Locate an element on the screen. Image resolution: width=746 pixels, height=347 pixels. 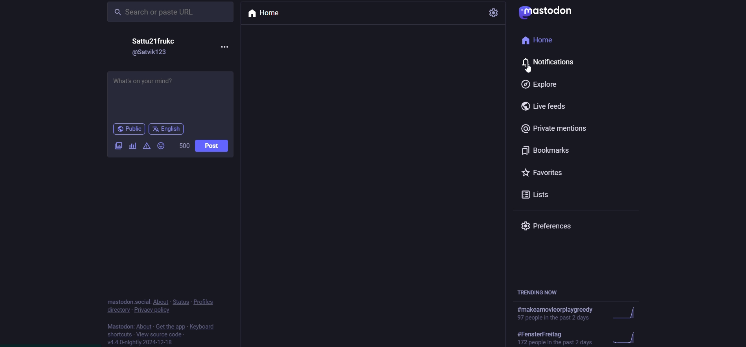
Explore is located at coordinates (539, 84).